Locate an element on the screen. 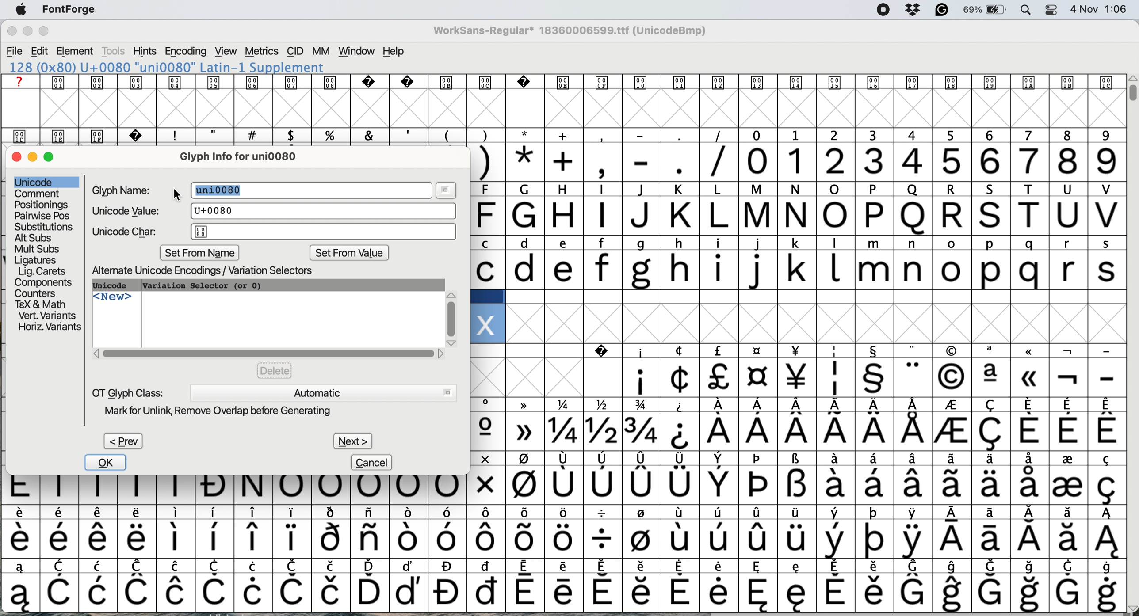 Image resolution: width=1139 pixels, height=616 pixels. substitutions is located at coordinates (45, 227).